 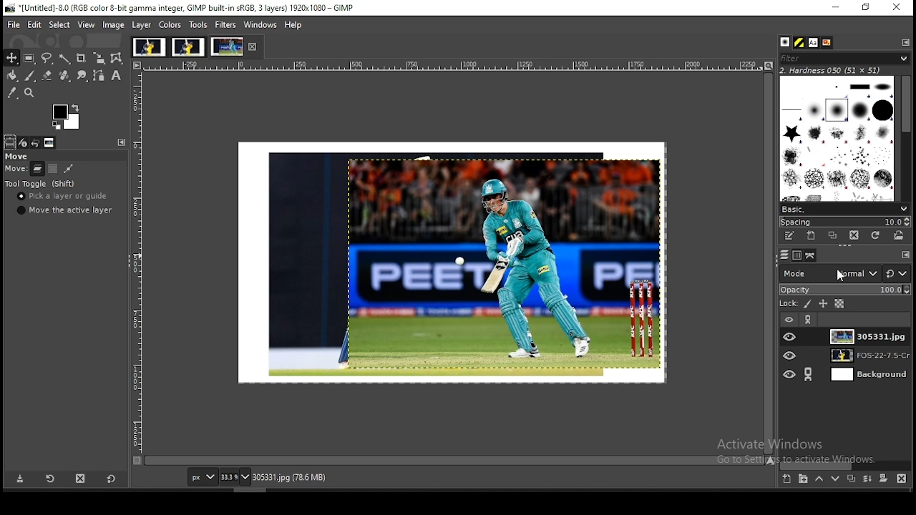 I want to click on image, so click(x=114, y=25).